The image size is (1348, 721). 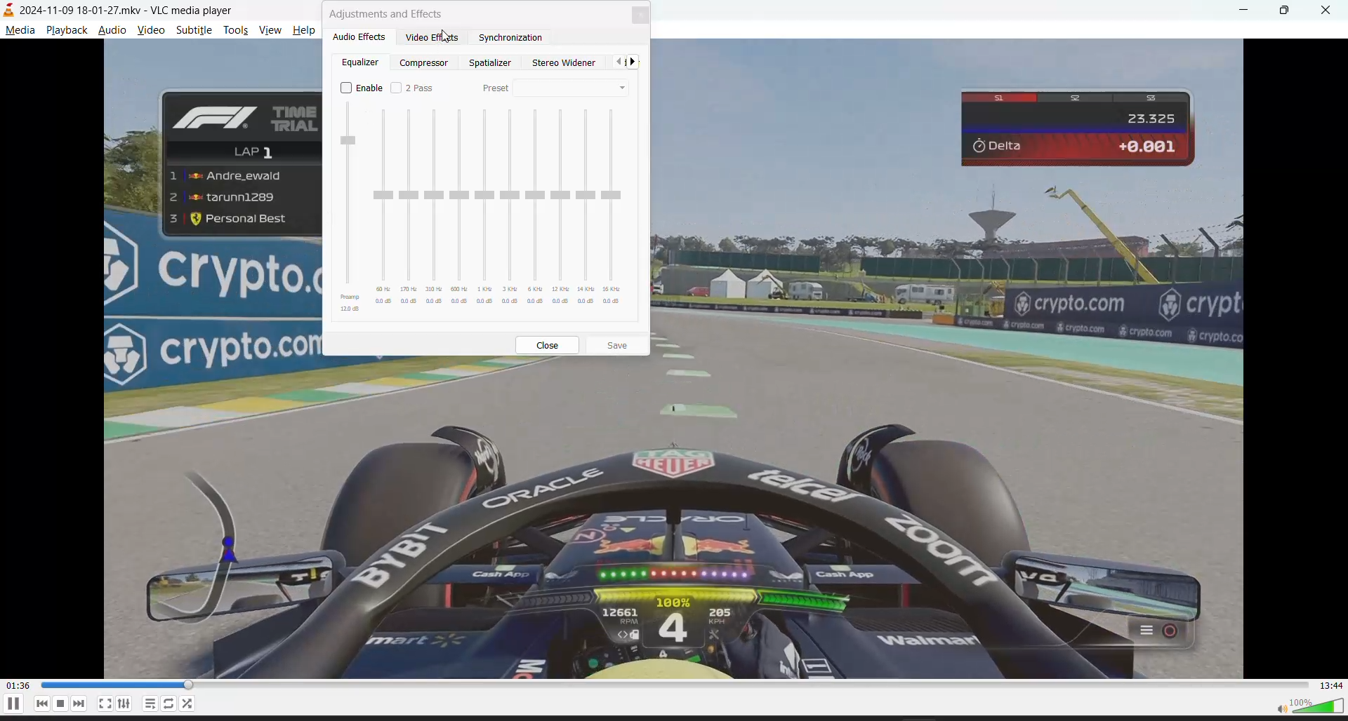 I want to click on track slider, so click(x=673, y=685).